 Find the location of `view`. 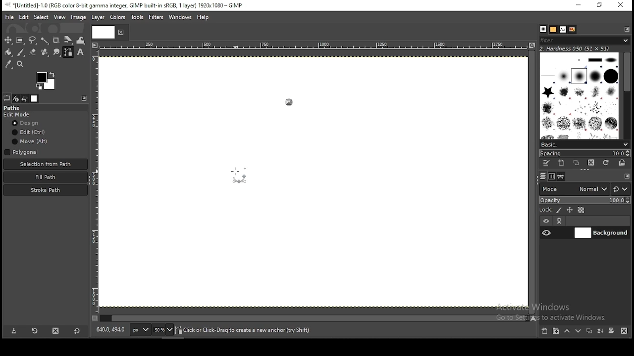

view is located at coordinates (60, 16).